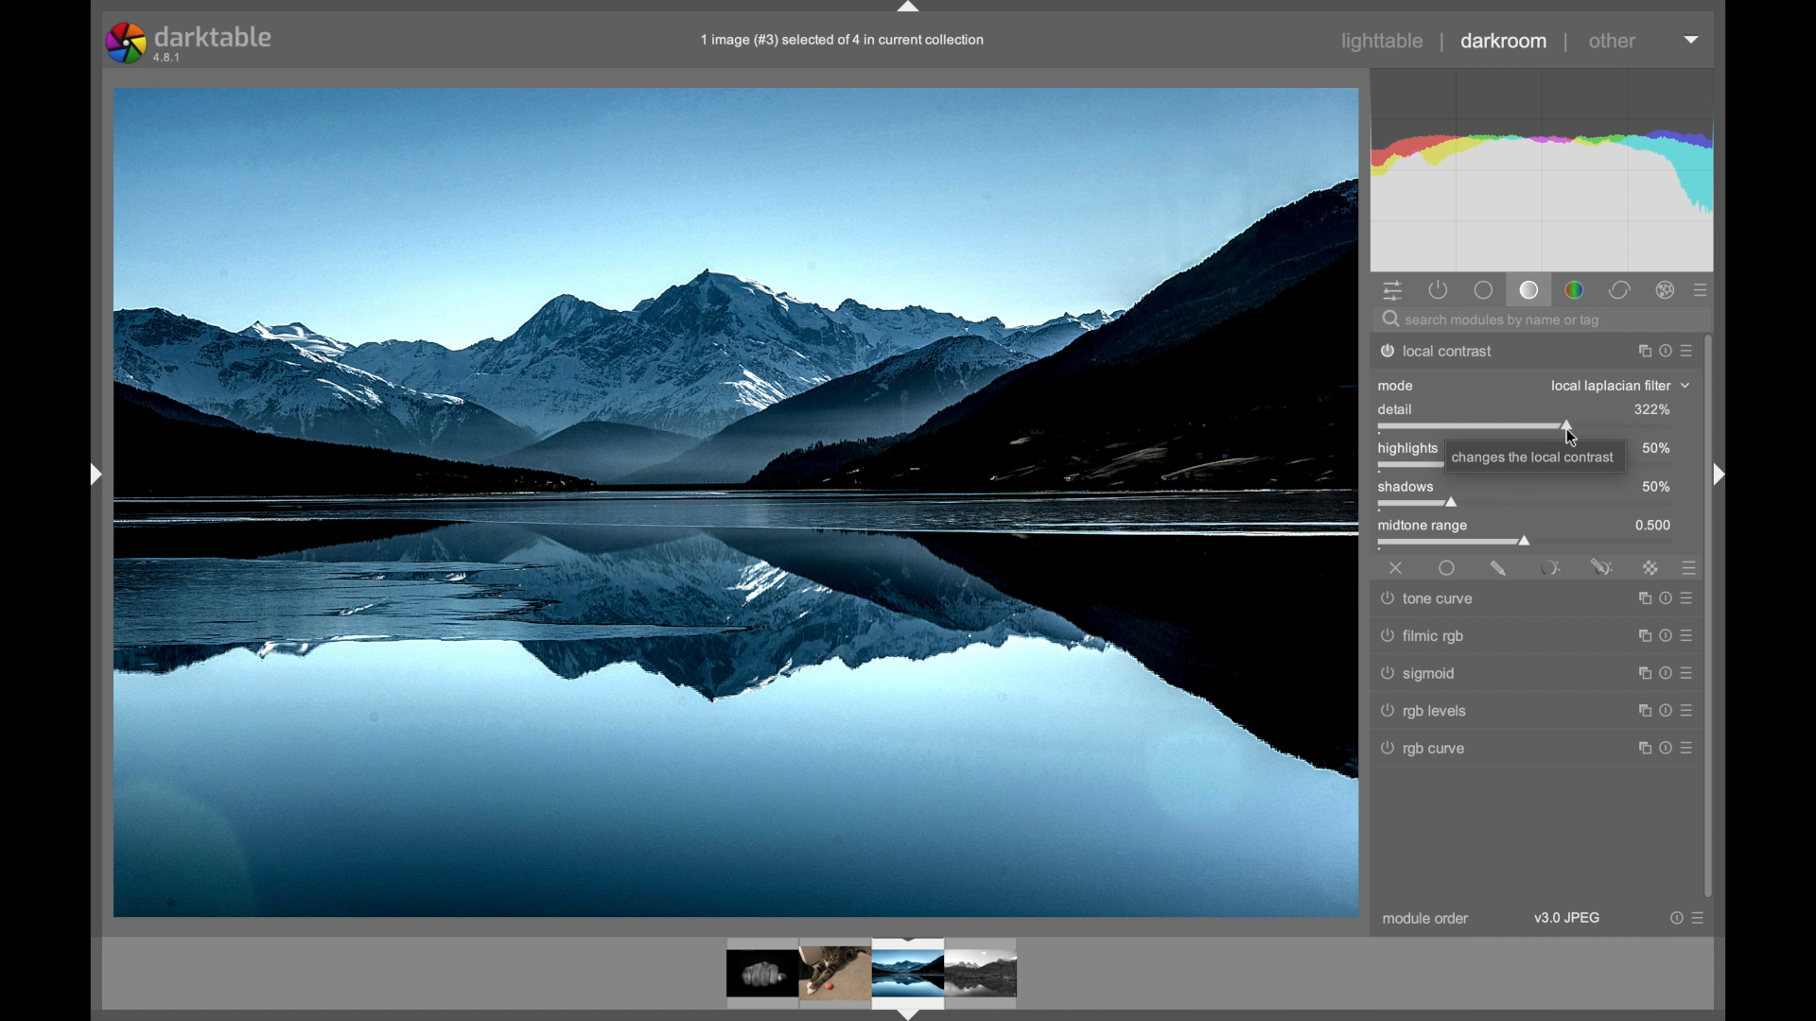 The image size is (1816, 1021). Describe the element at coordinates (1704, 292) in the screenshot. I see `presets` at that location.